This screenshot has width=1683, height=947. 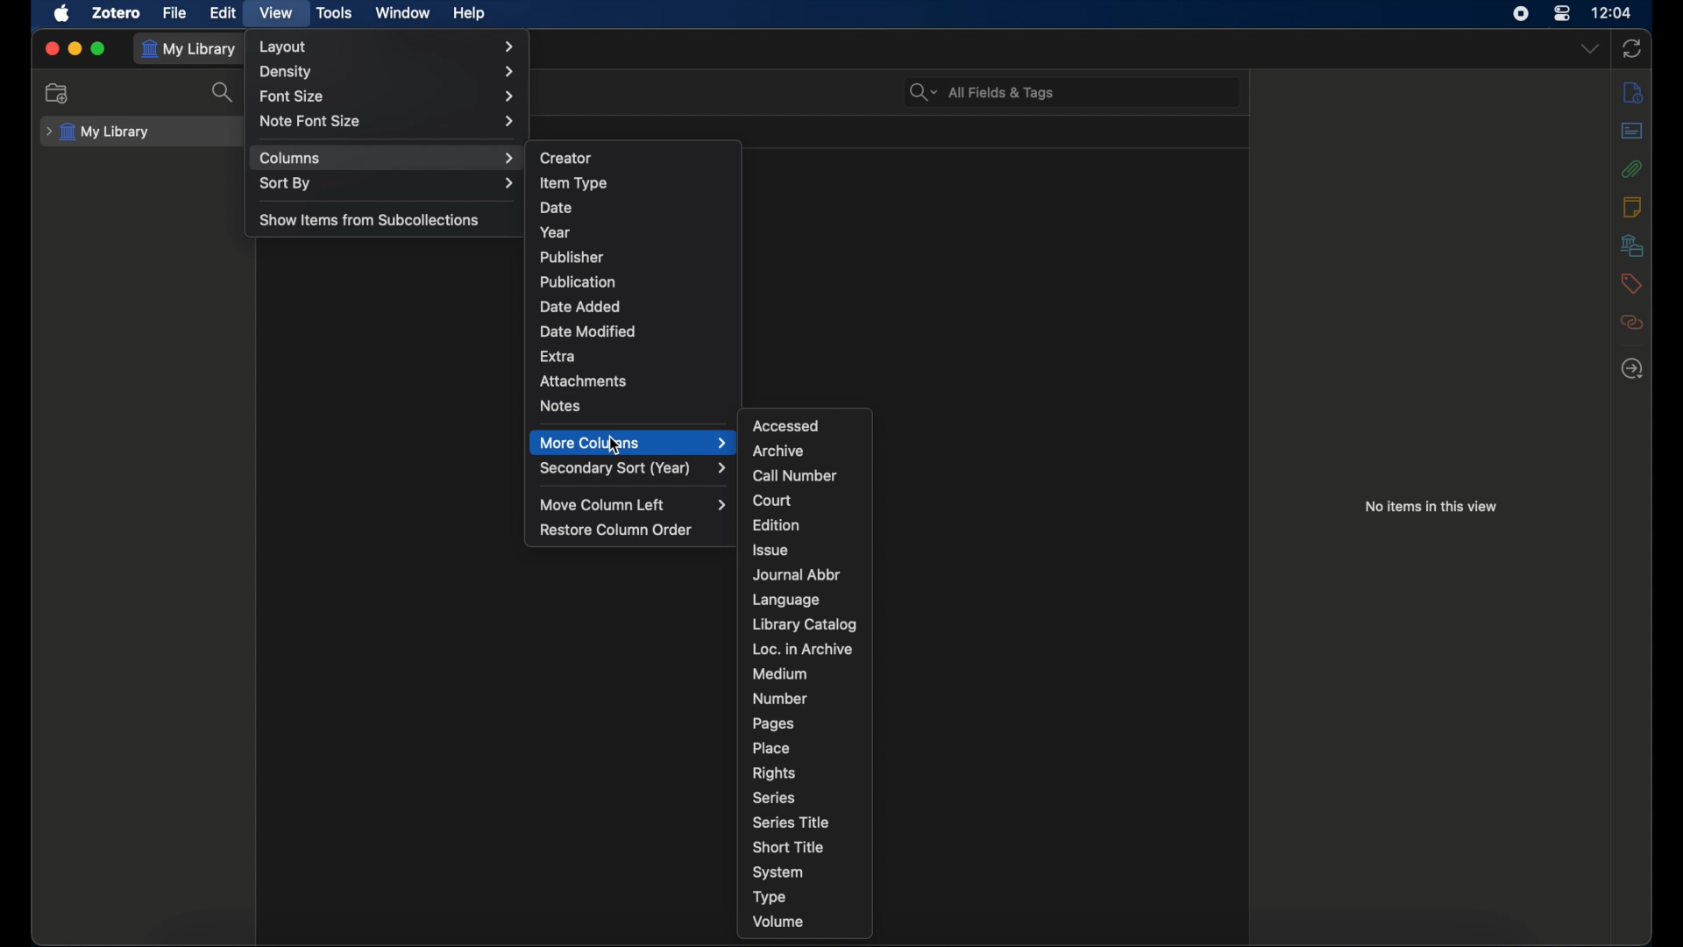 What do you see at coordinates (773, 773) in the screenshot?
I see `rights` at bounding box center [773, 773].